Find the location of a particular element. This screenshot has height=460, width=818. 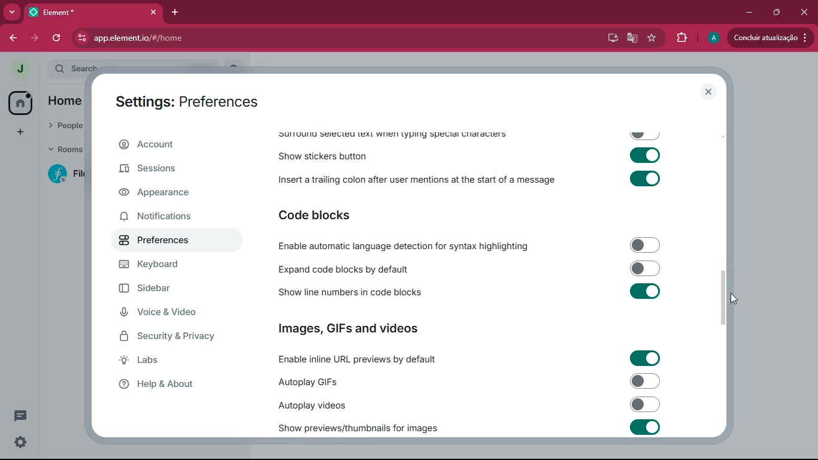

favourite  is located at coordinates (651, 39).